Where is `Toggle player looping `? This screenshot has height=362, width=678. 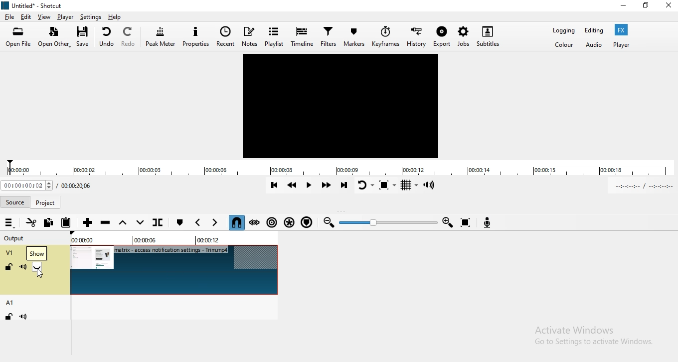 Toggle player looping  is located at coordinates (366, 187).